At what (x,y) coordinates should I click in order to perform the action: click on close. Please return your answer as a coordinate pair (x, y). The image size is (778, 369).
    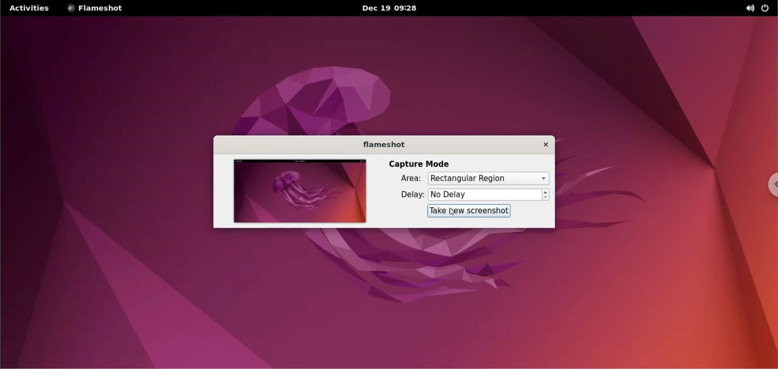
    Looking at the image, I should click on (546, 146).